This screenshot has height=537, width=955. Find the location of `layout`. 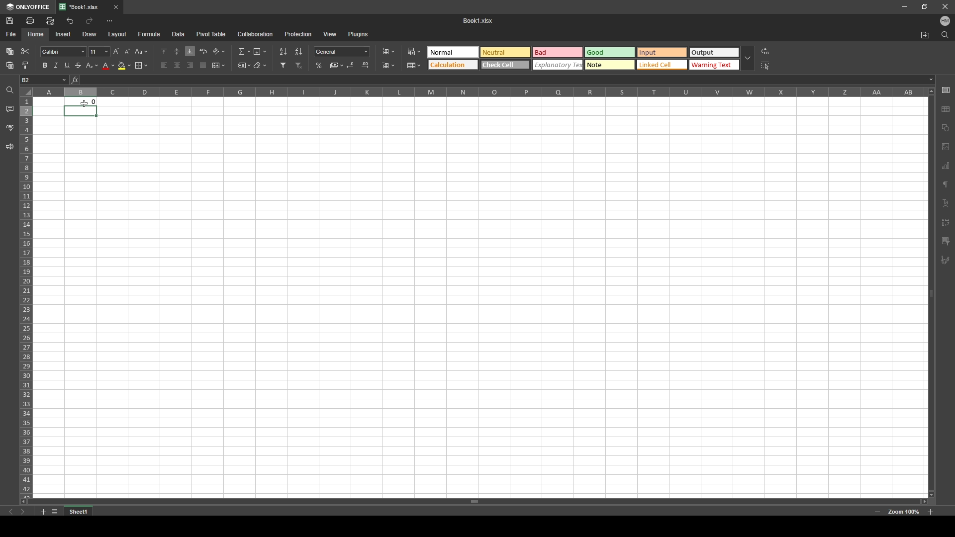

layout is located at coordinates (118, 35).